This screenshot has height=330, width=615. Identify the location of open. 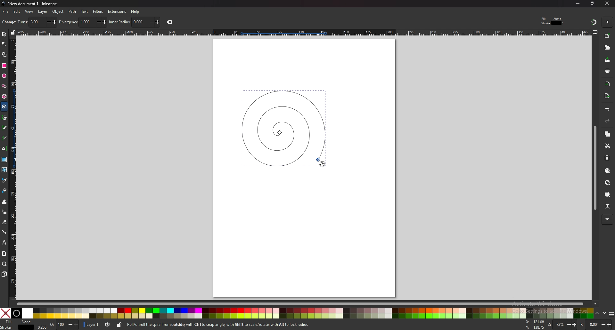
(607, 48).